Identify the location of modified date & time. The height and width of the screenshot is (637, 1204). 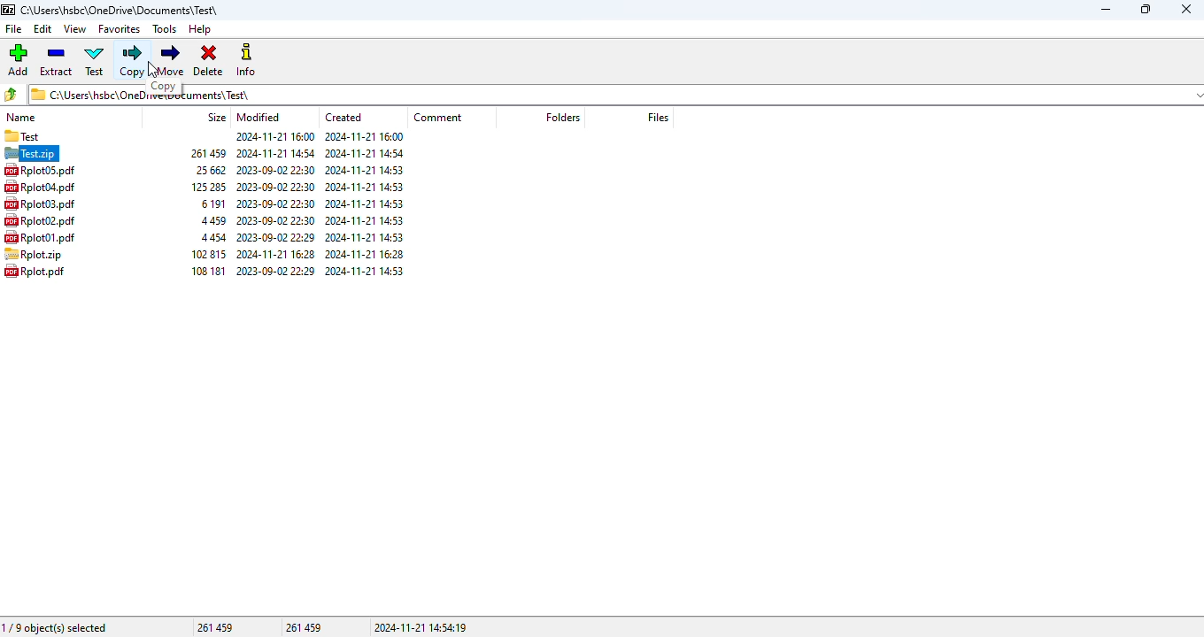
(275, 237).